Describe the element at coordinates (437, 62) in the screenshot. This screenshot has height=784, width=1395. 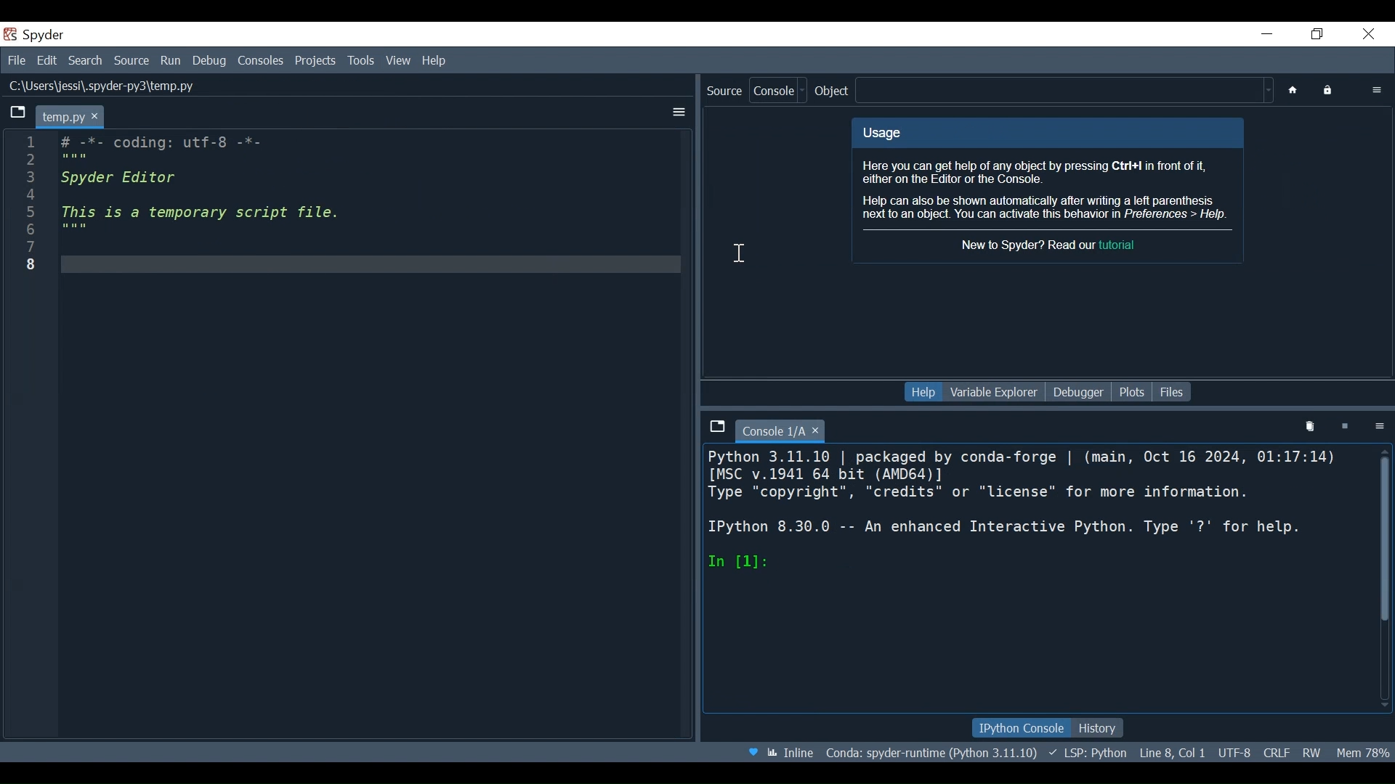
I see `Help` at that location.